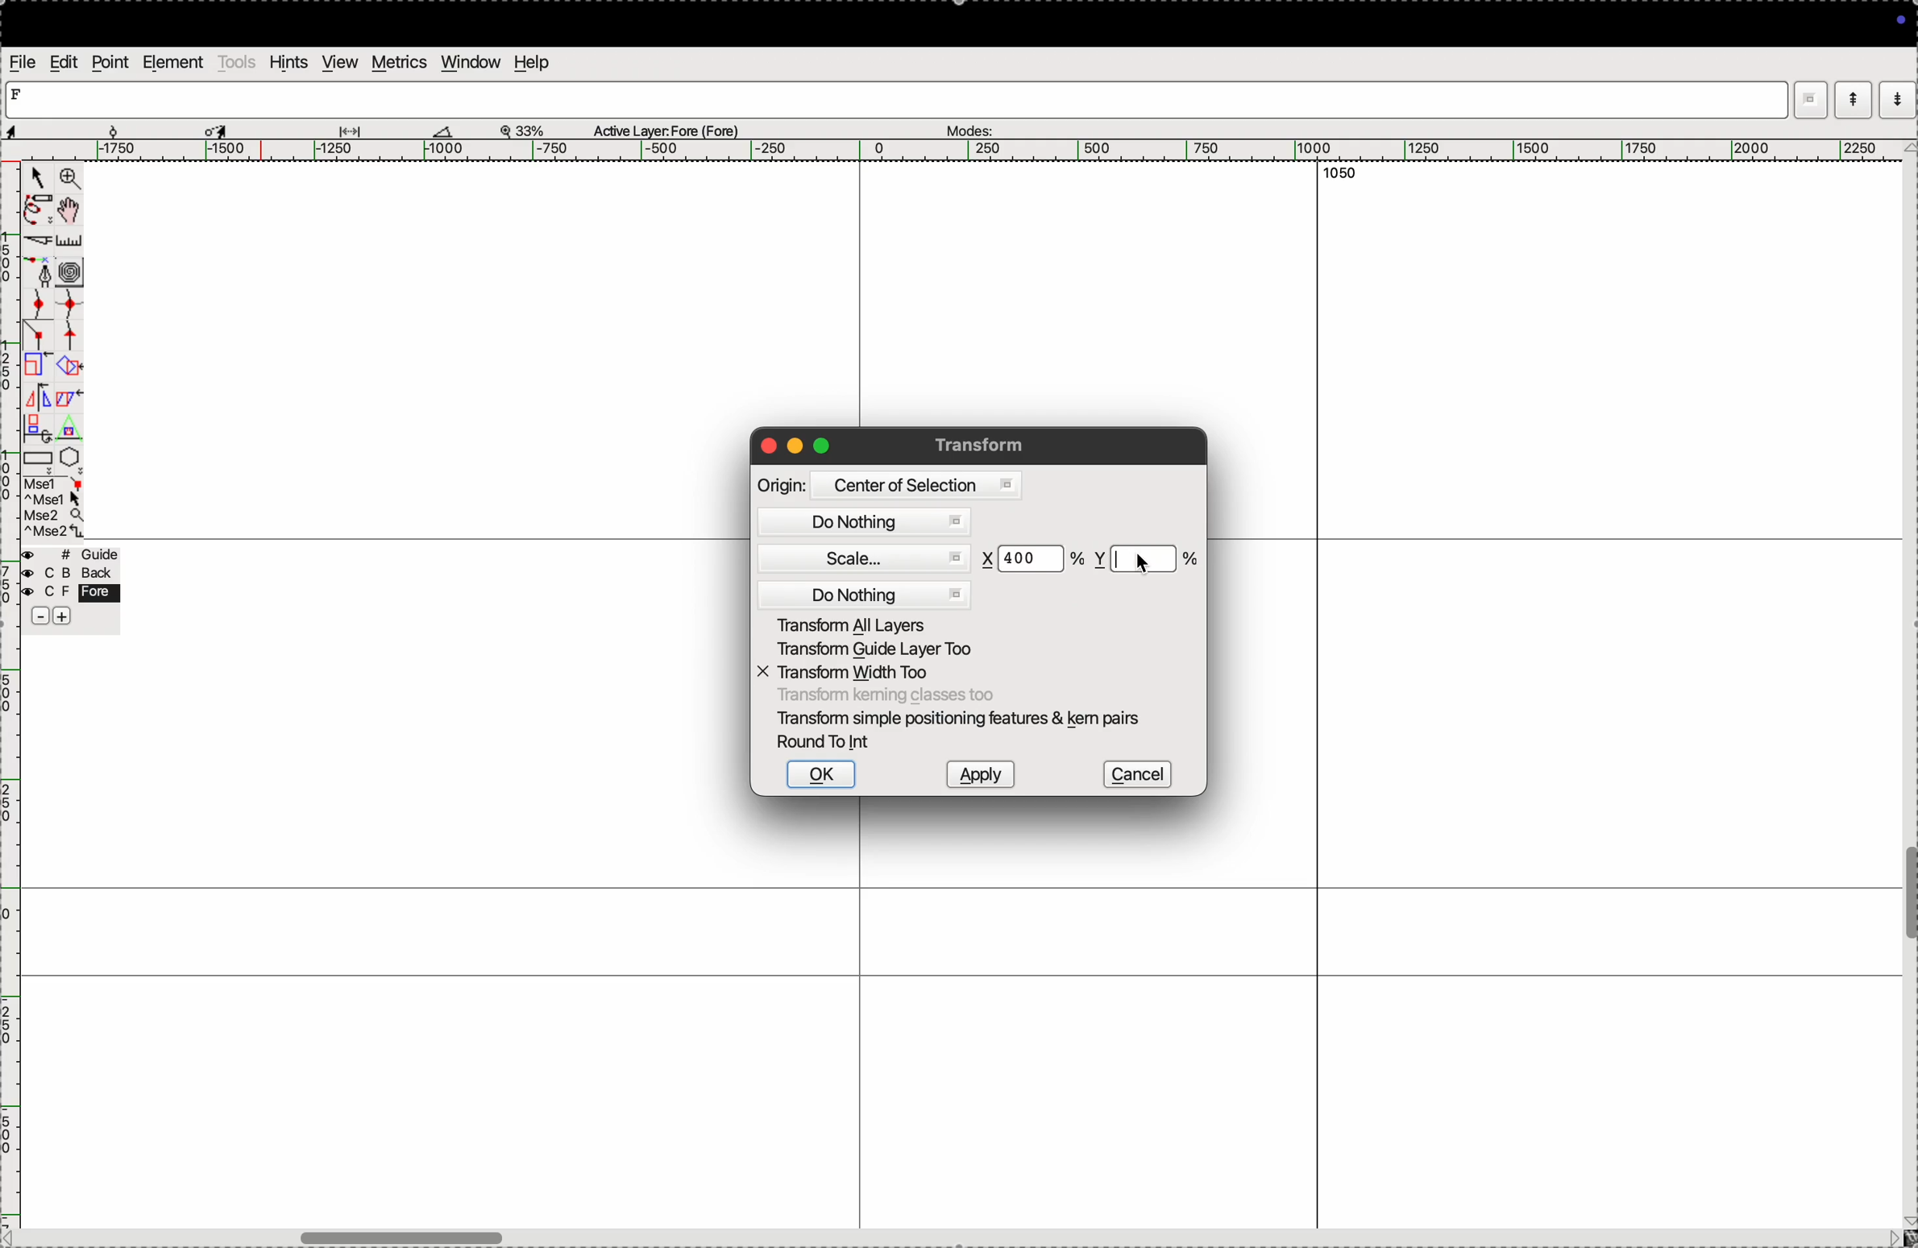 This screenshot has width=1918, height=1248. Describe the element at coordinates (821, 445) in the screenshot. I see `maximize` at that location.